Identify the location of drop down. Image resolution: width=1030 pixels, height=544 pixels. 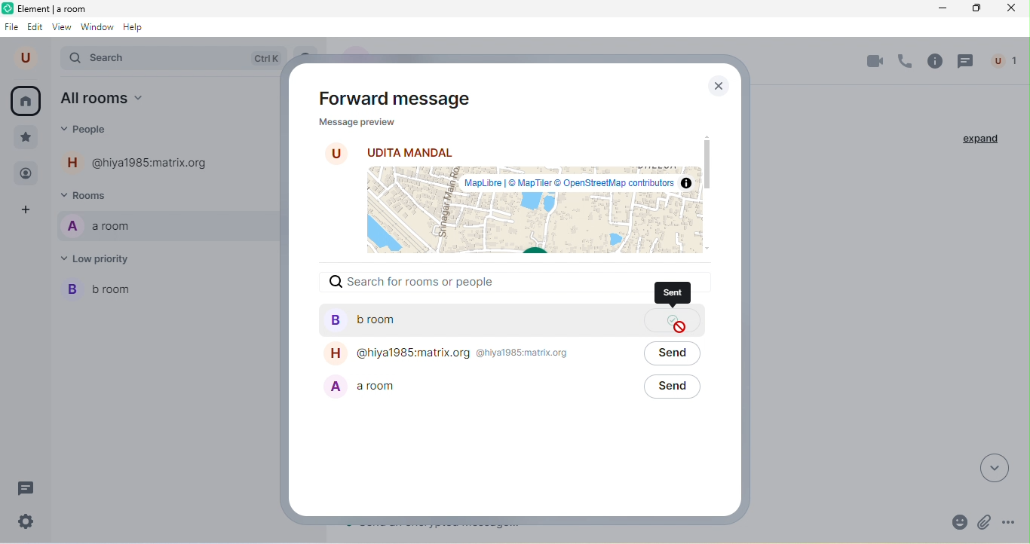
(994, 469).